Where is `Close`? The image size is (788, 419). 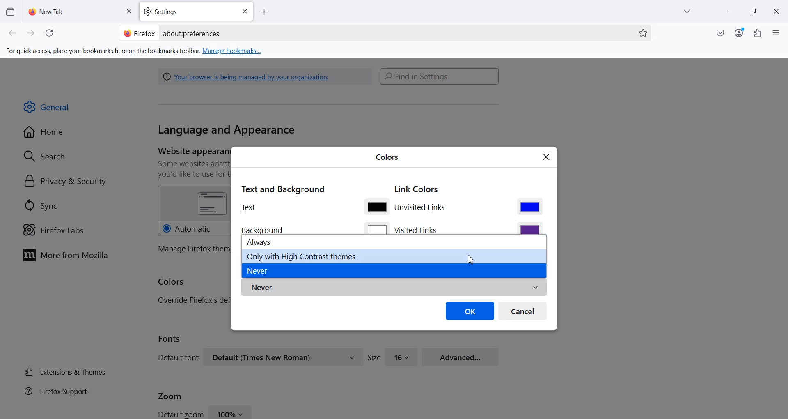 Close is located at coordinates (128, 12).